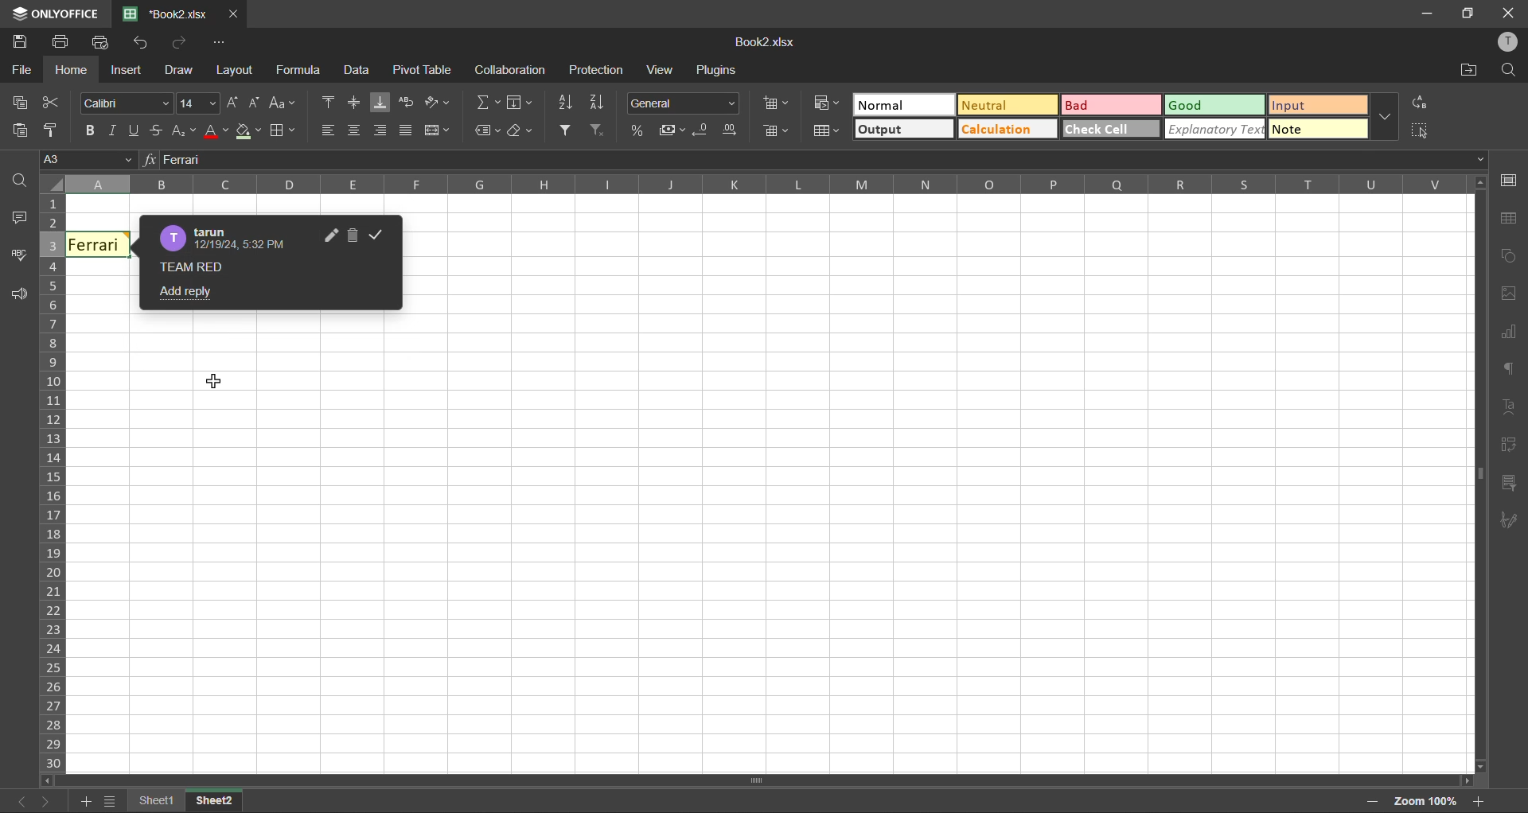 The height and width of the screenshot is (813, 1528). What do you see at coordinates (16, 296) in the screenshot?
I see `feedback` at bounding box center [16, 296].